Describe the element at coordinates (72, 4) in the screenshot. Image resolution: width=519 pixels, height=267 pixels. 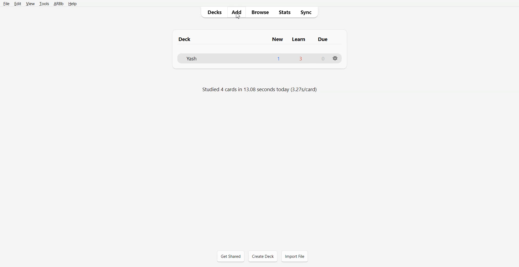
I see `Help` at that location.